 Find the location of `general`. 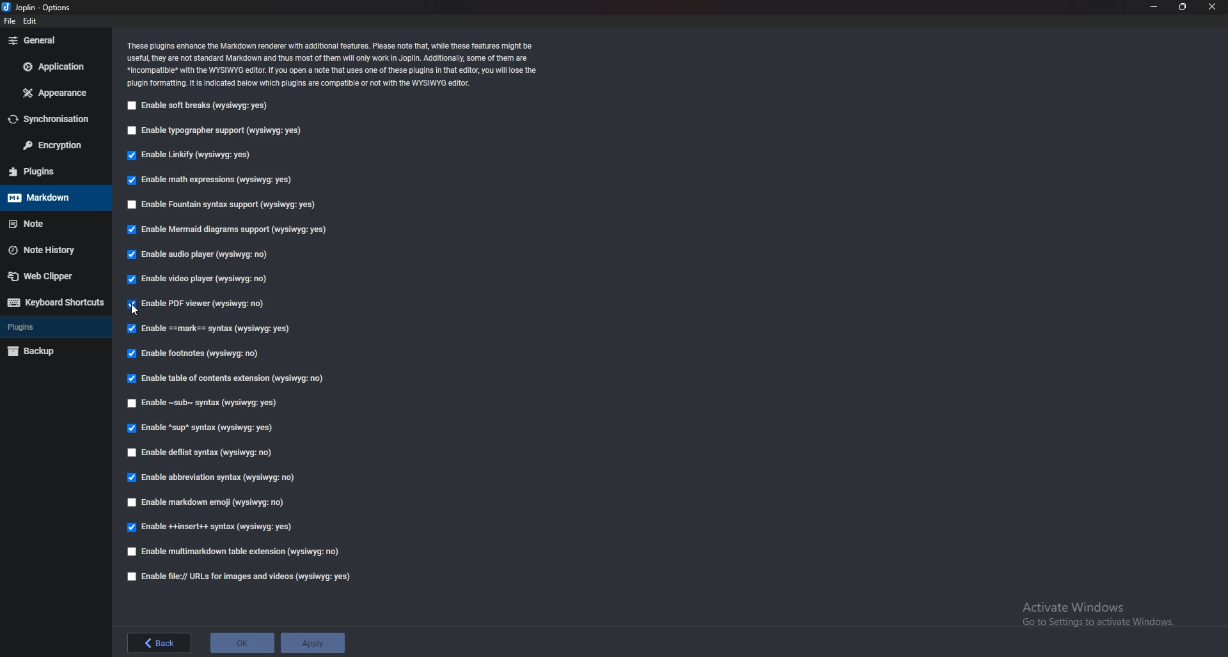

general is located at coordinates (54, 40).